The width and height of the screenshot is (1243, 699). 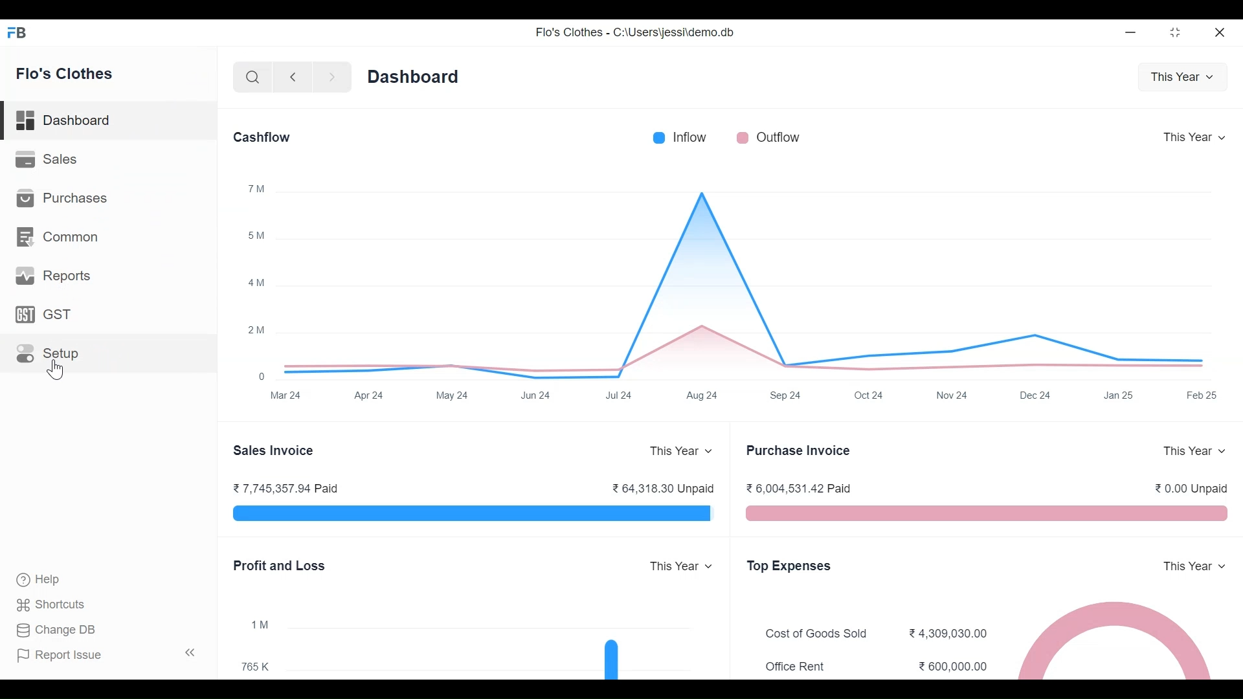 What do you see at coordinates (21, 32) in the screenshot?
I see `Frappe Books Desktop icon` at bounding box center [21, 32].